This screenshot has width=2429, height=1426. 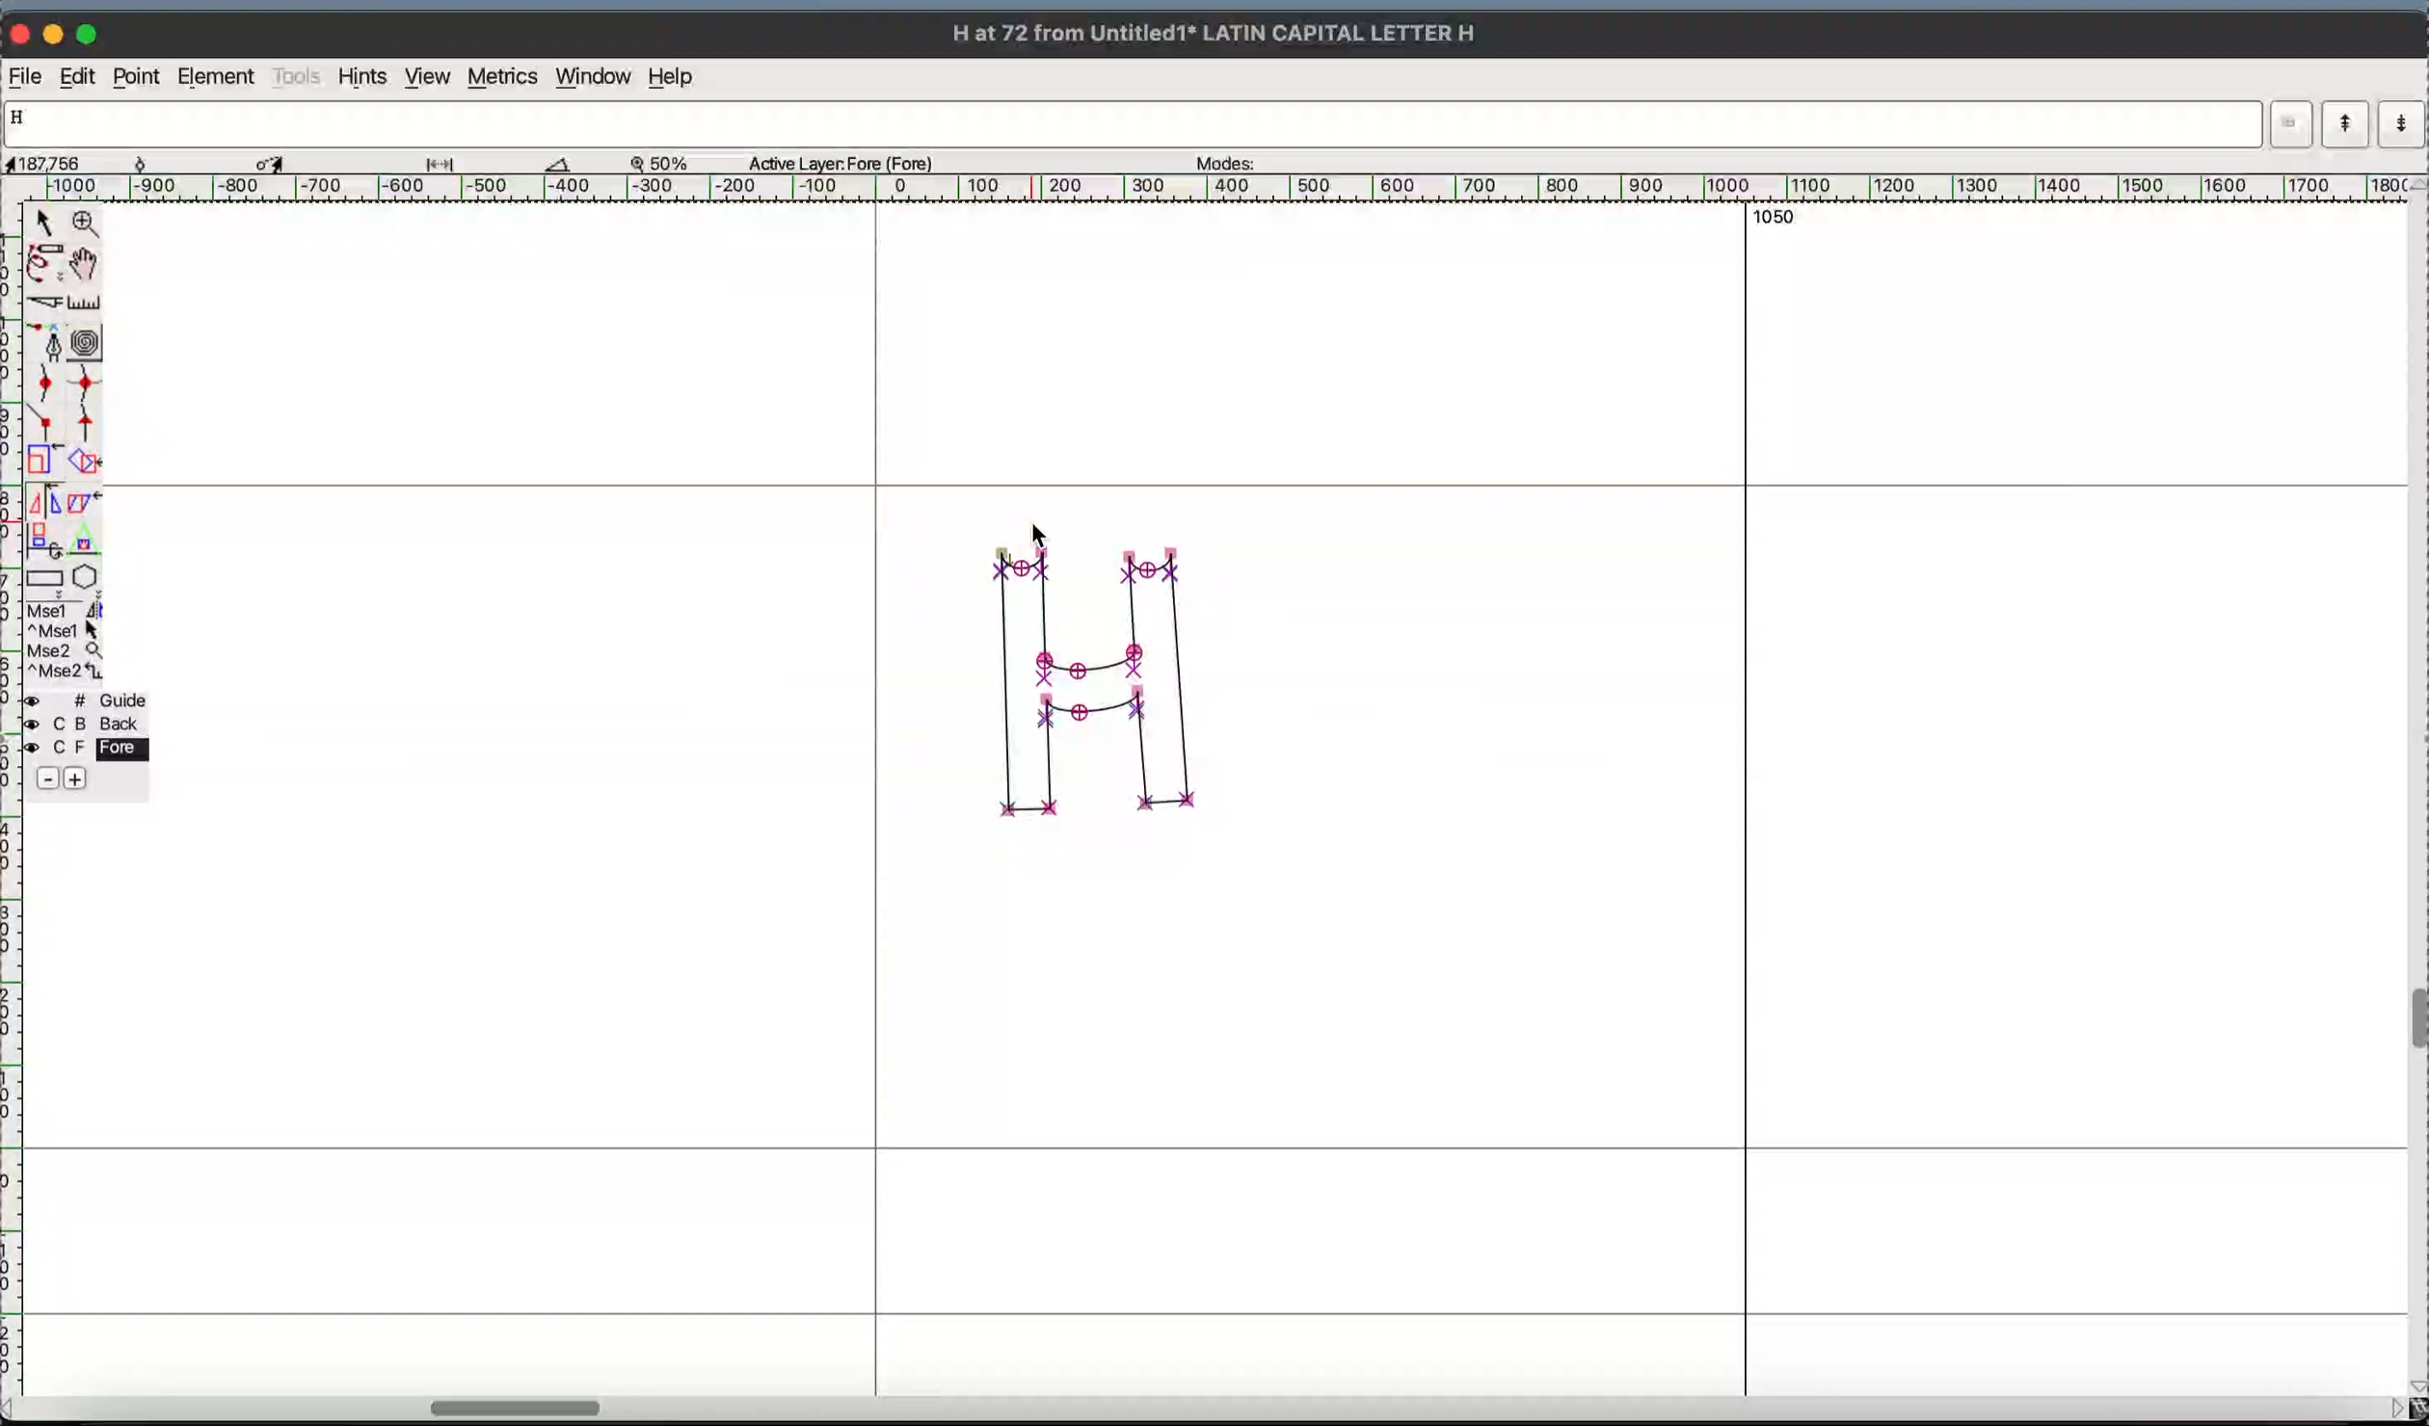 I want to click on scale, so click(x=43, y=460).